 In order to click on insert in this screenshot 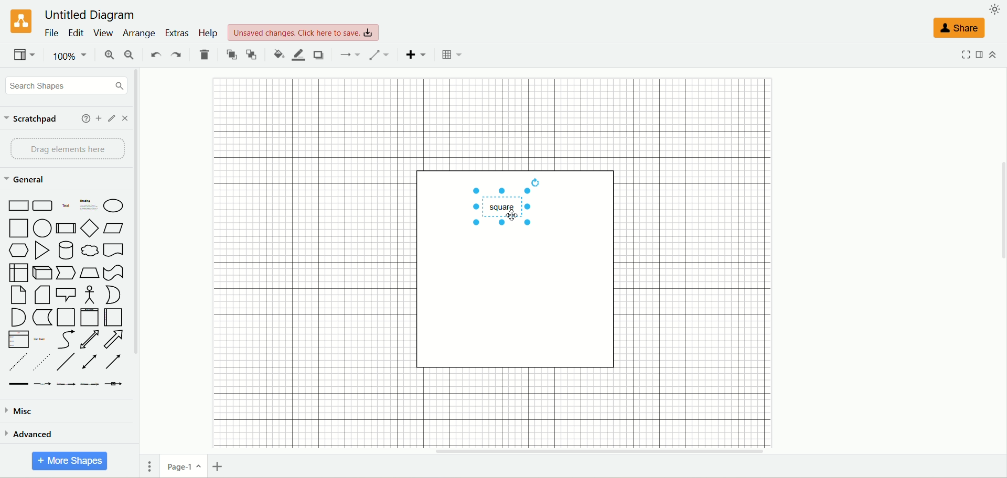, I will do `click(417, 55)`.